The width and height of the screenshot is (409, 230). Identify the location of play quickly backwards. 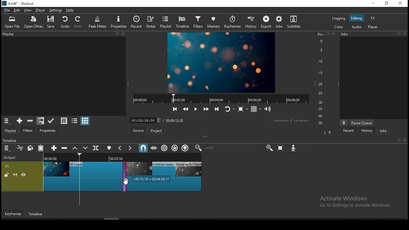
(185, 108).